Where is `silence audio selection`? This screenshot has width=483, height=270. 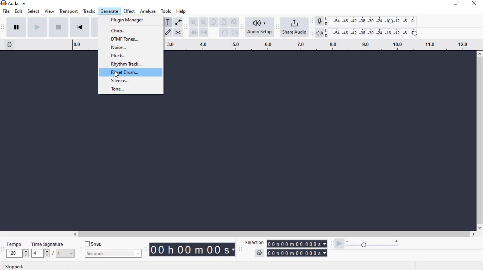 silence audio selection is located at coordinates (204, 32).